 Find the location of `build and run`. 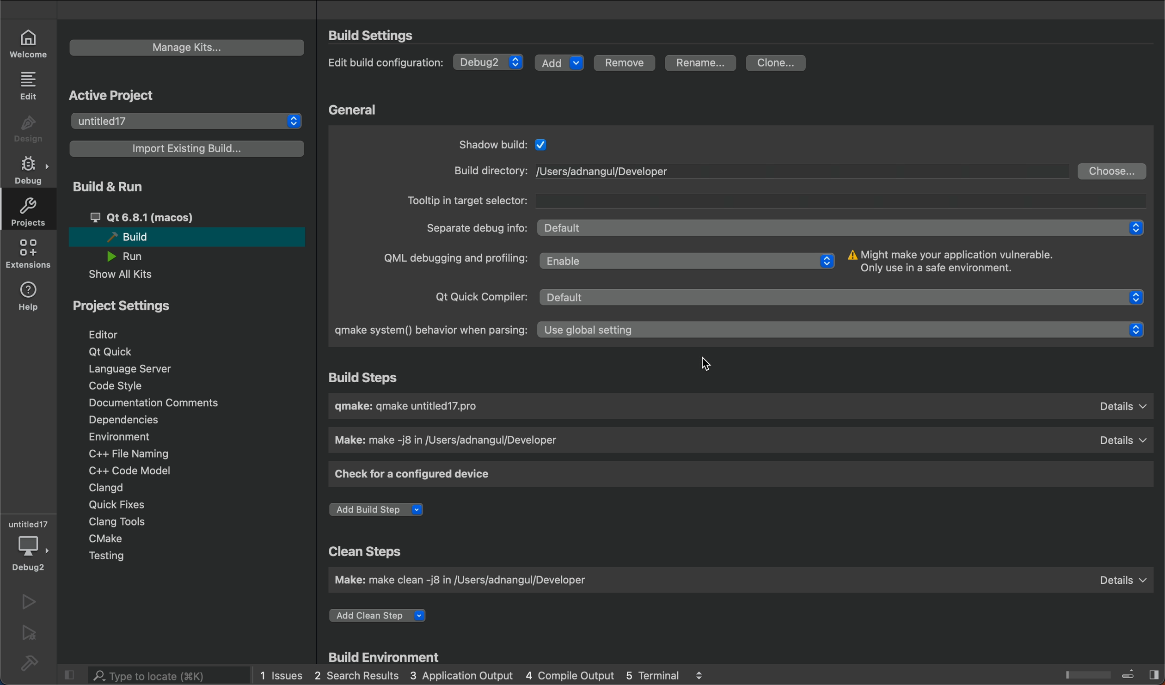

build and run is located at coordinates (188, 189).